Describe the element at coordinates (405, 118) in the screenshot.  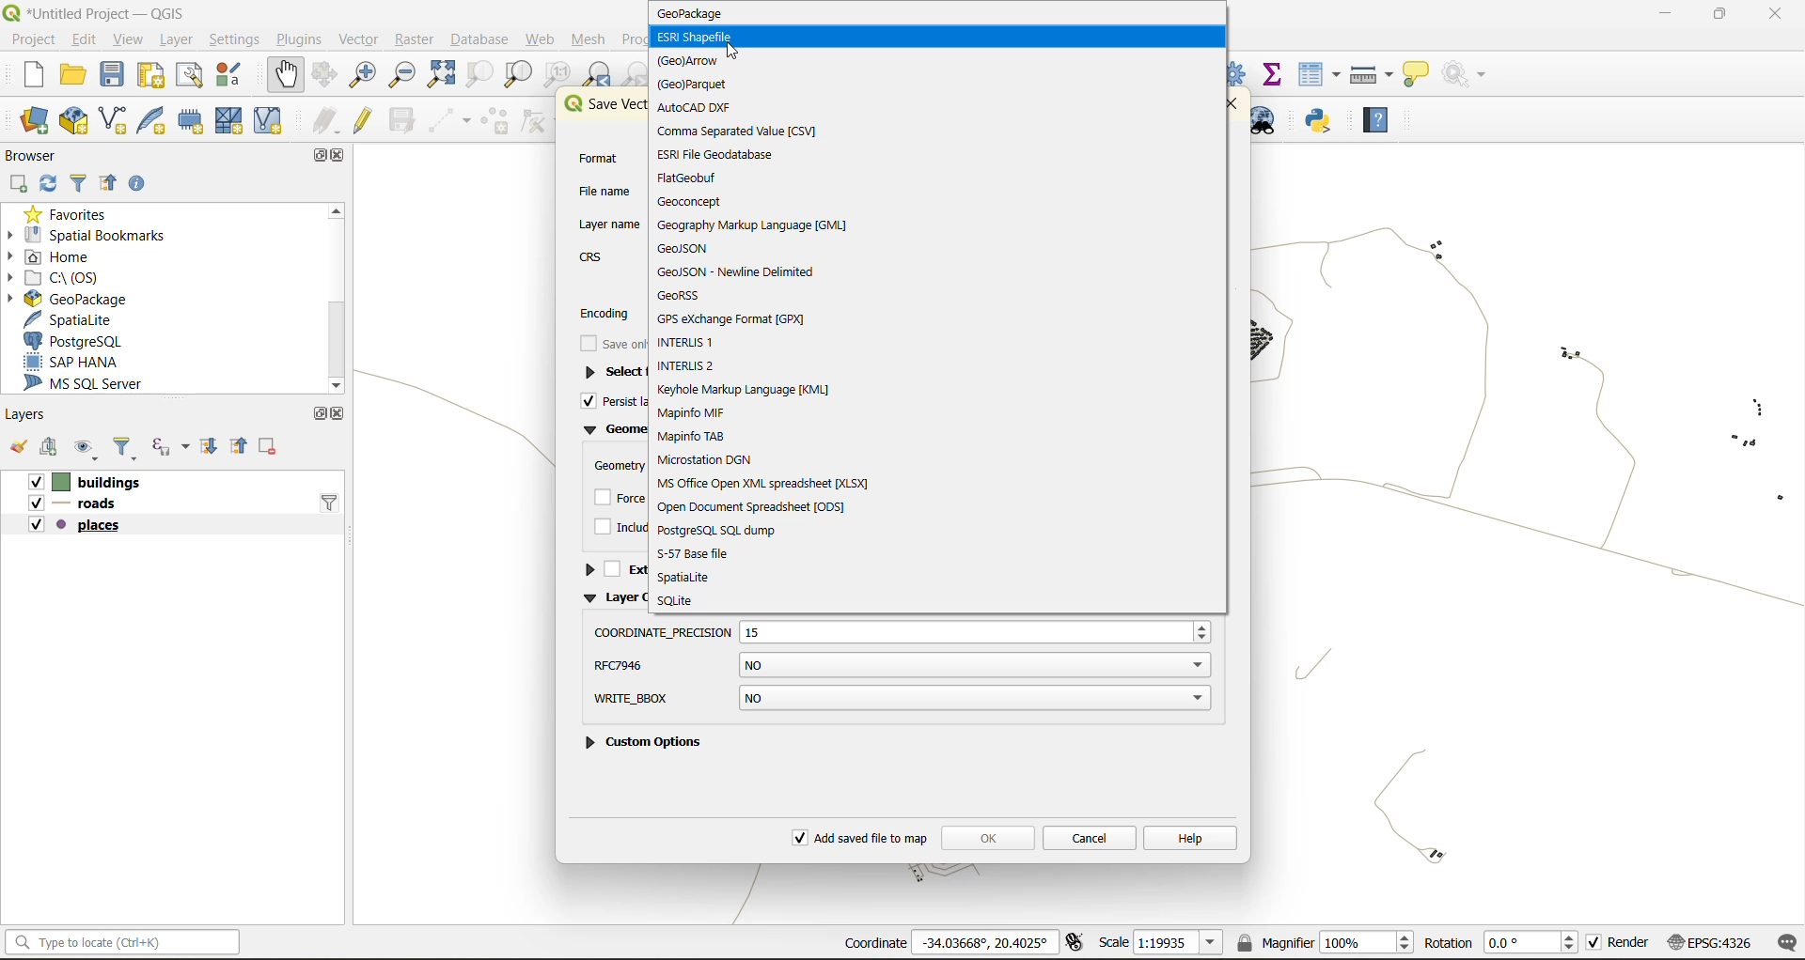
I see `save edits` at that location.